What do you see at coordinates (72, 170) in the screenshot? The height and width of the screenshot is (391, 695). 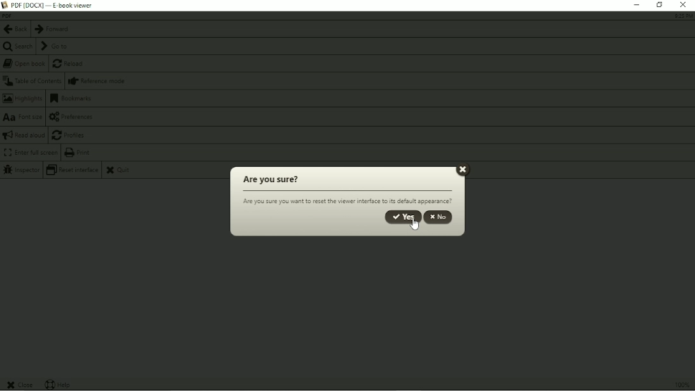 I see `Reset interface` at bounding box center [72, 170].